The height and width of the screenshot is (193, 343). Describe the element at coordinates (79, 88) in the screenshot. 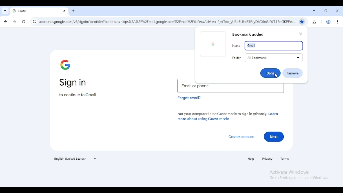

I see `sign in to continue to Gmail` at that location.